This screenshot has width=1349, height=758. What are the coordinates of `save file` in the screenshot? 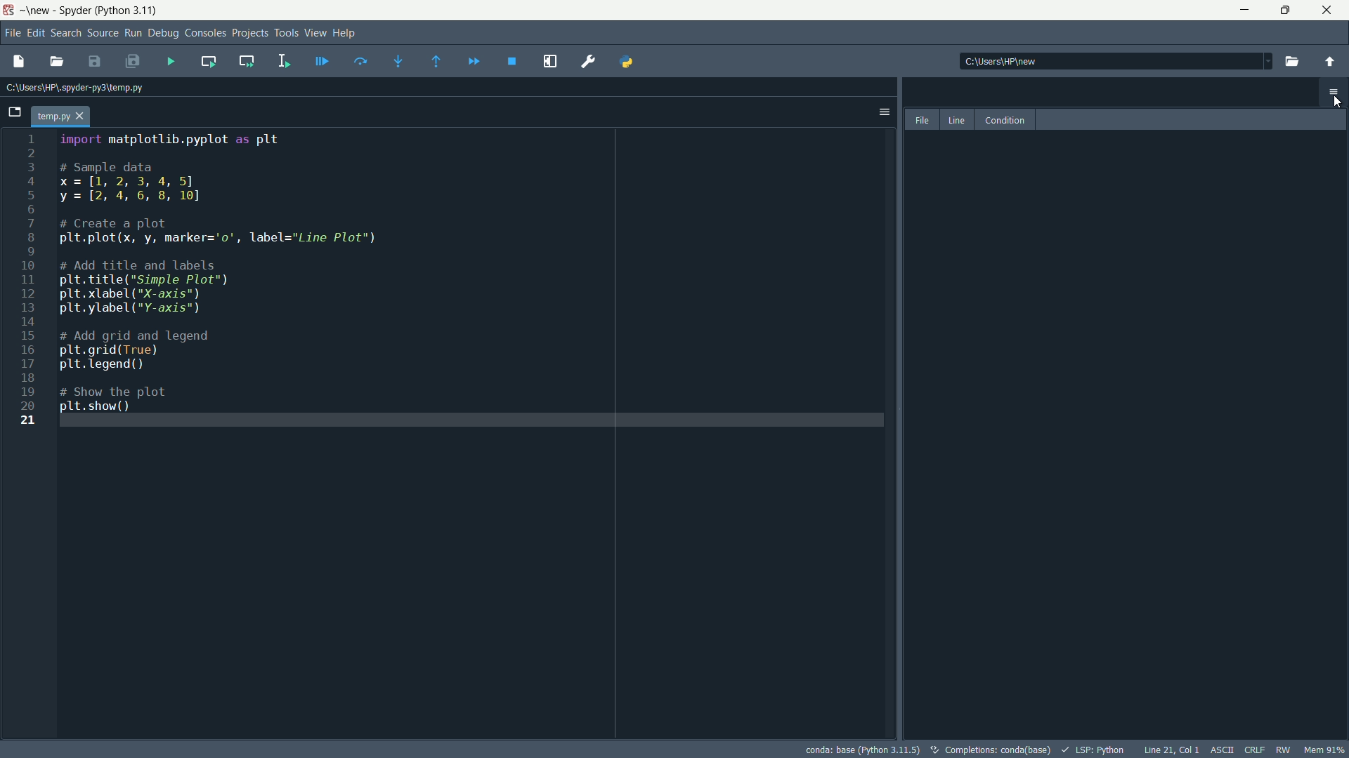 It's located at (95, 62).